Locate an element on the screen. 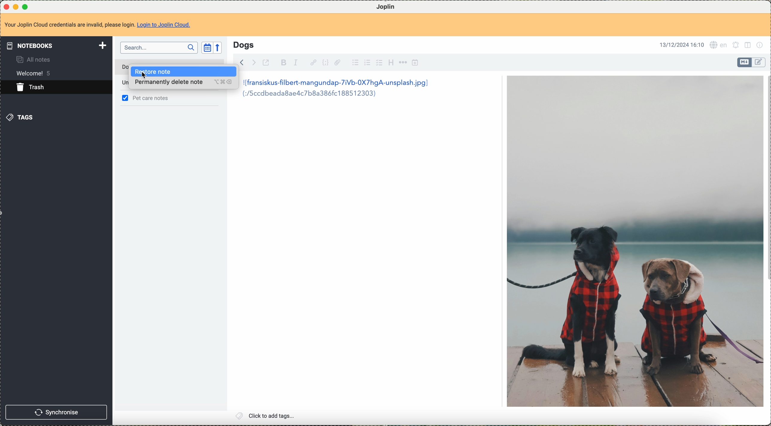  notebooks is located at coordinates (56, 45).